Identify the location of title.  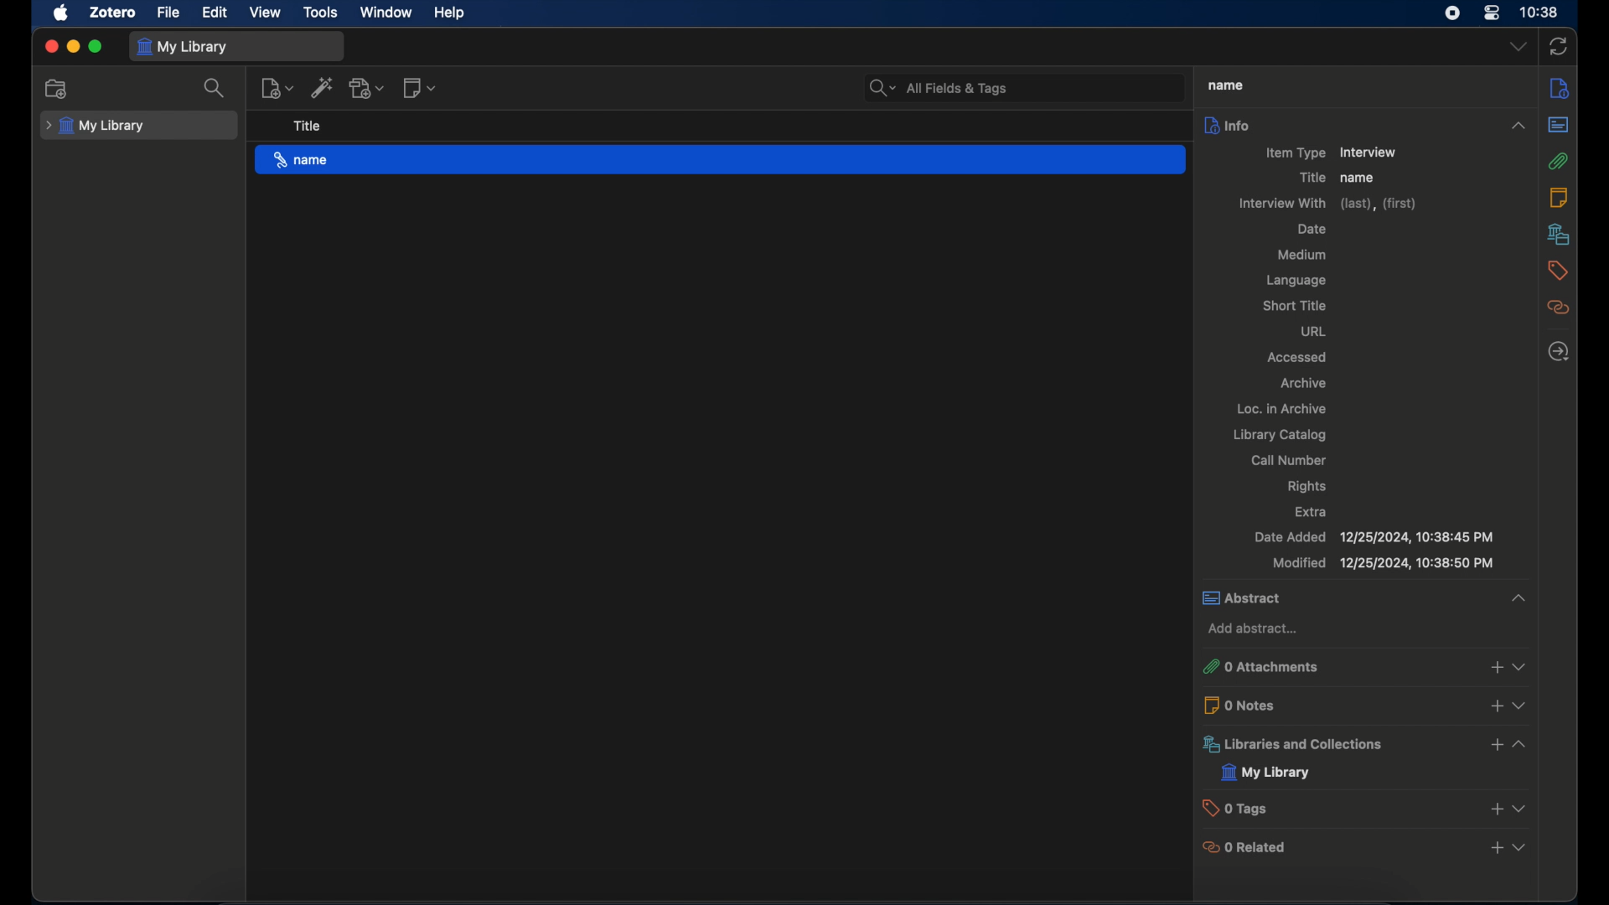
(1312, 178).